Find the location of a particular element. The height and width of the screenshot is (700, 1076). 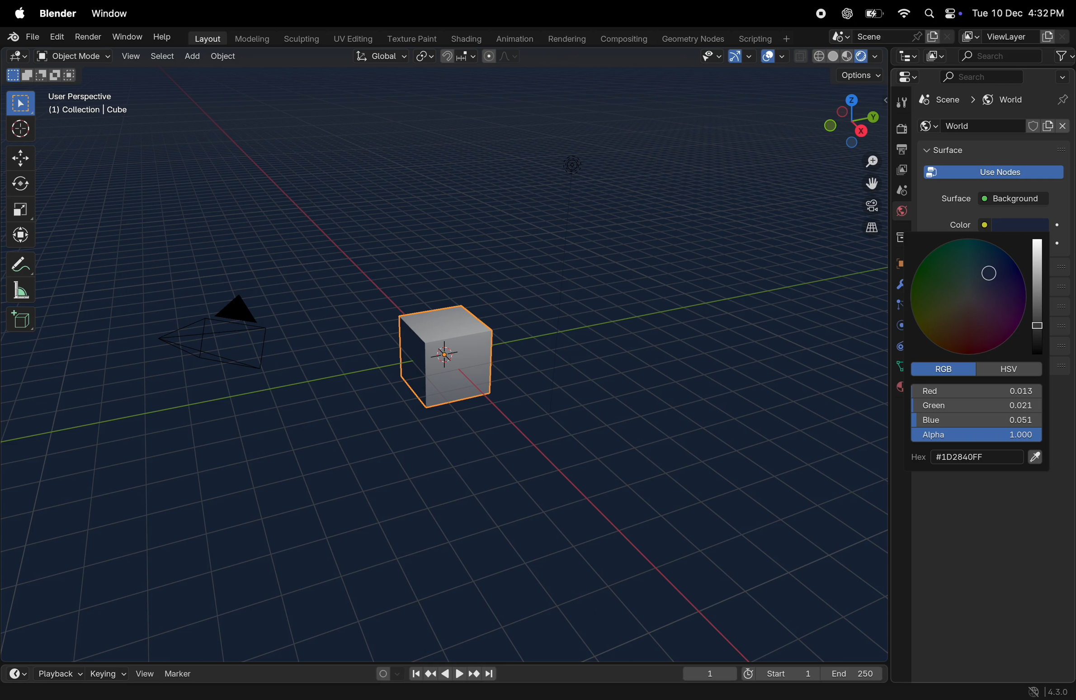

Alpha is located at coordinates (975, 436).